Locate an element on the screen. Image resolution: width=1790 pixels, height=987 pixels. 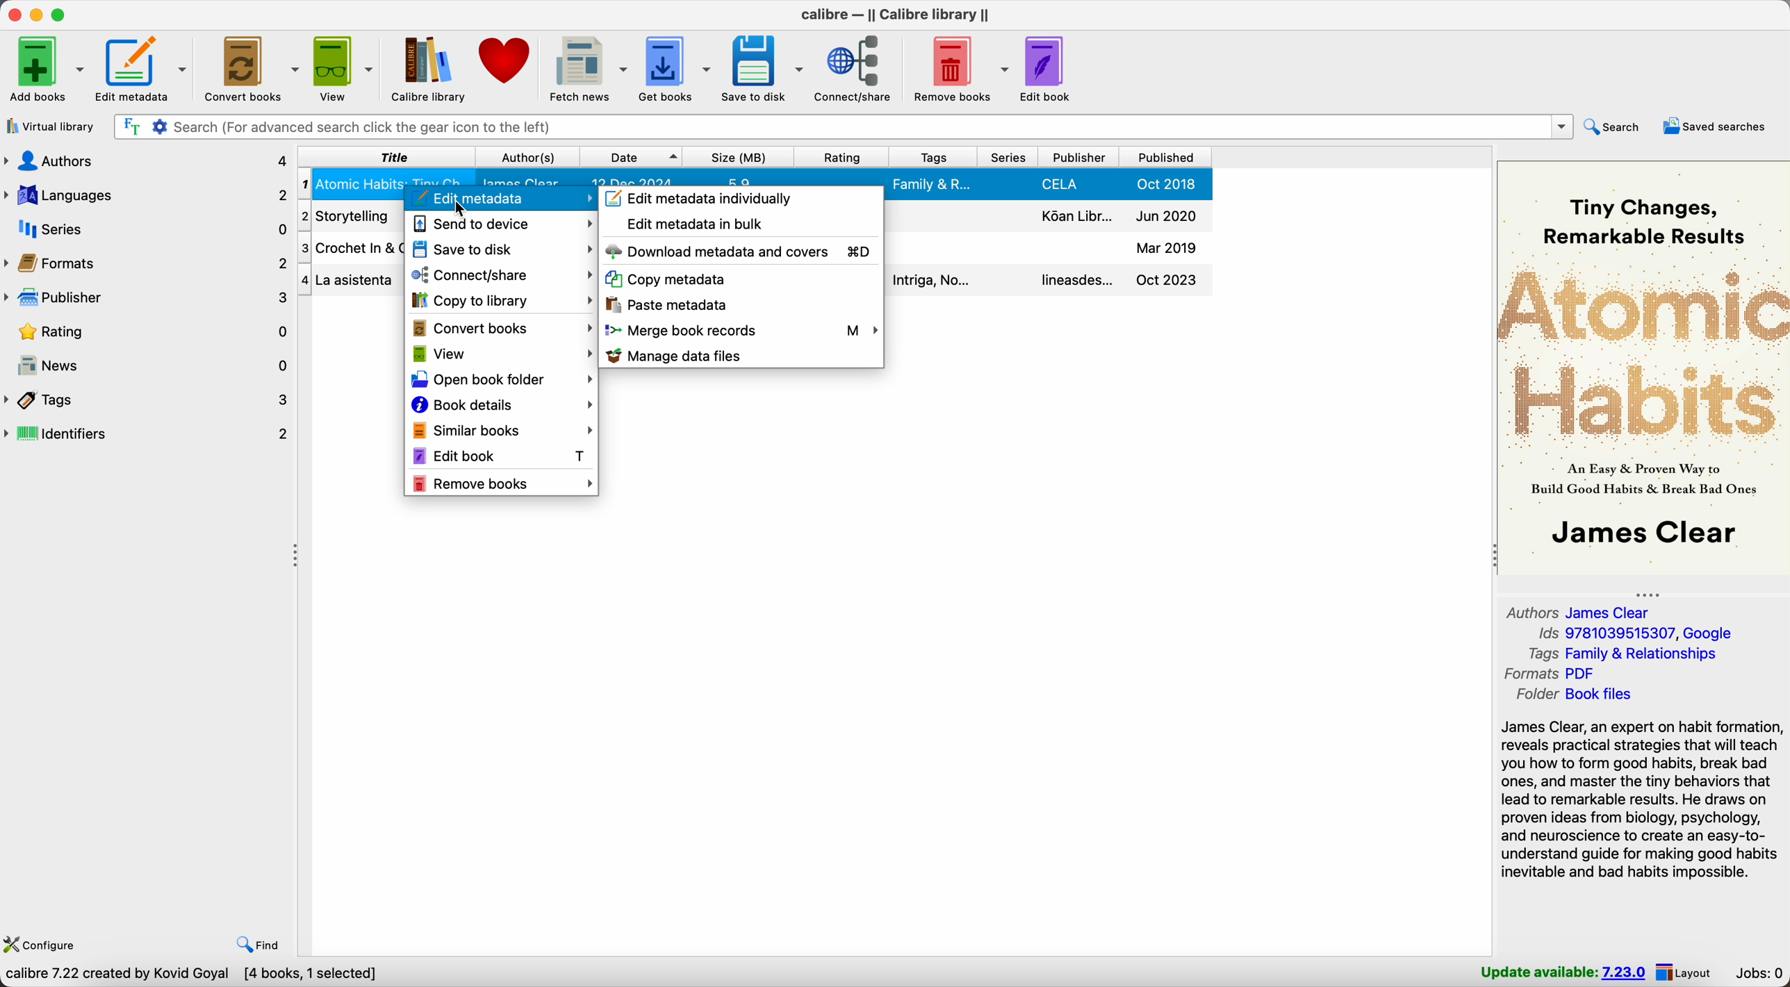
edit book is located at coordinates (1048, 68).